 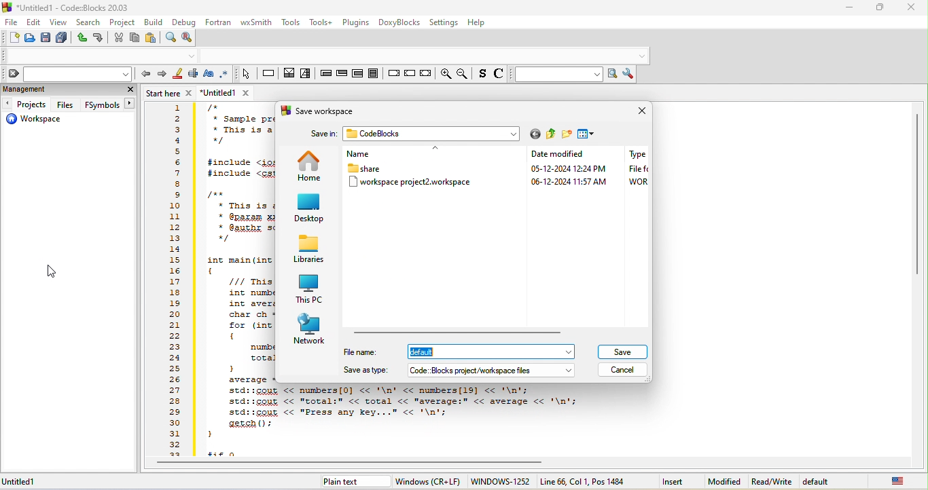 What do you see at coordinates (311, 288) in the screenshot?
I see `this pc` at bounding box center [311, 288].